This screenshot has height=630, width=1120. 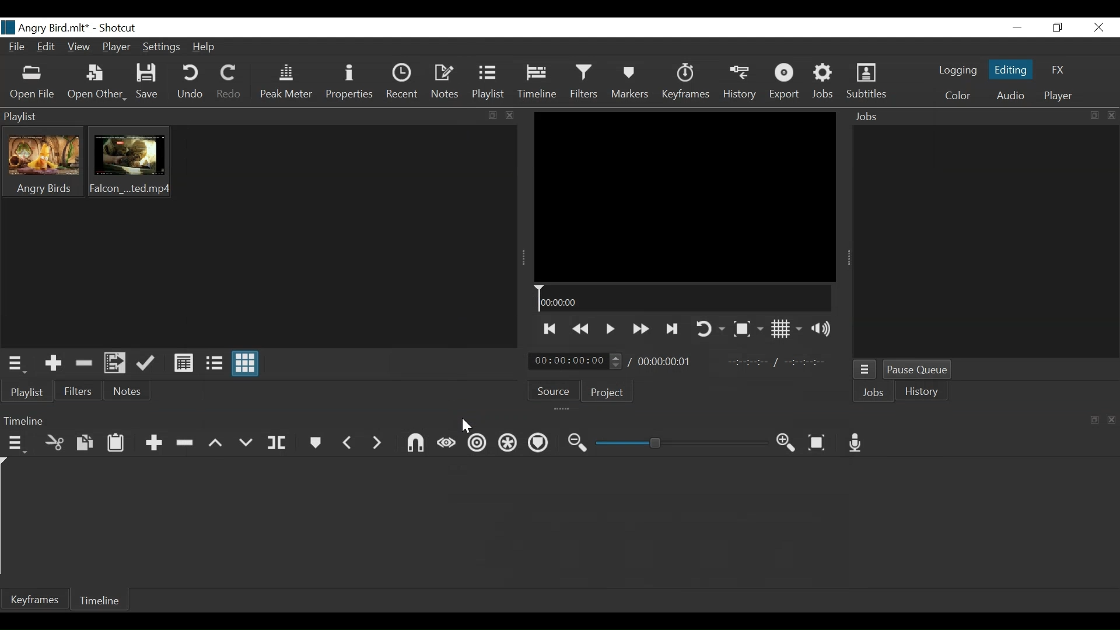 What do you see at coordinates (99, 601) in the screenshot?
I see `Timeline` at bounding box center [99, 601].